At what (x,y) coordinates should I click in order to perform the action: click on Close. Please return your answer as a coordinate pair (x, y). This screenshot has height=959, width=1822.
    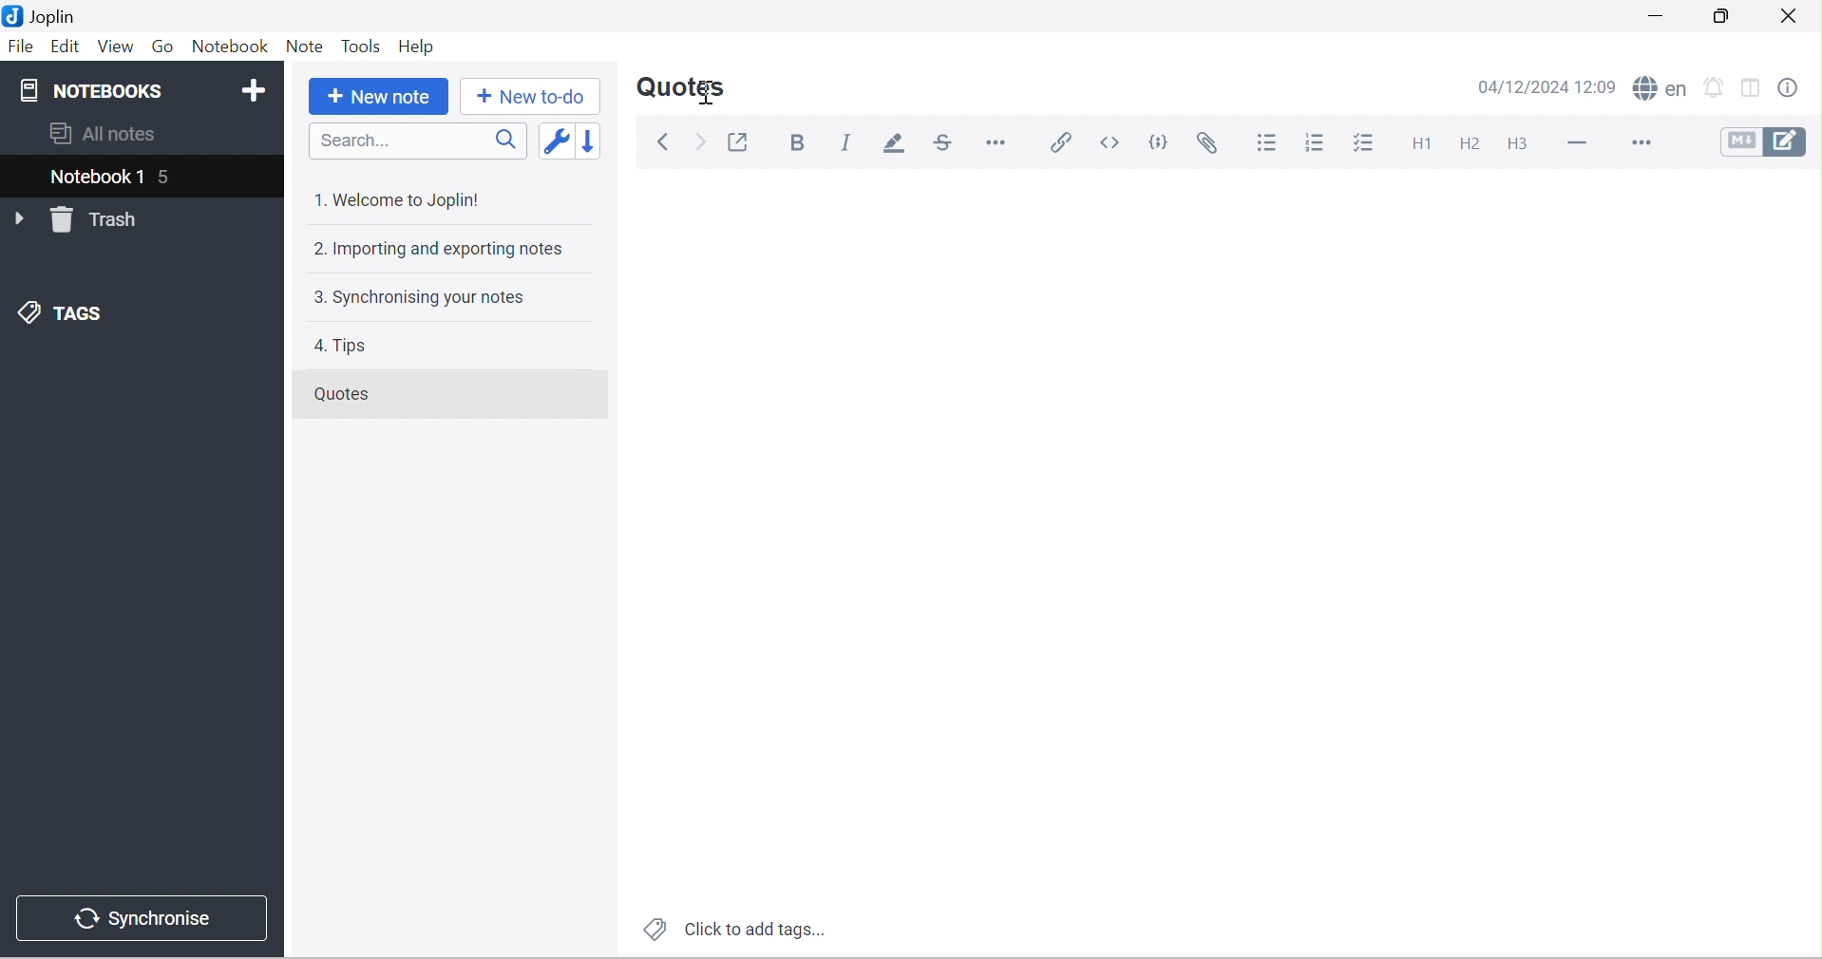
    Looking at the image, I should click on (1792, 18).